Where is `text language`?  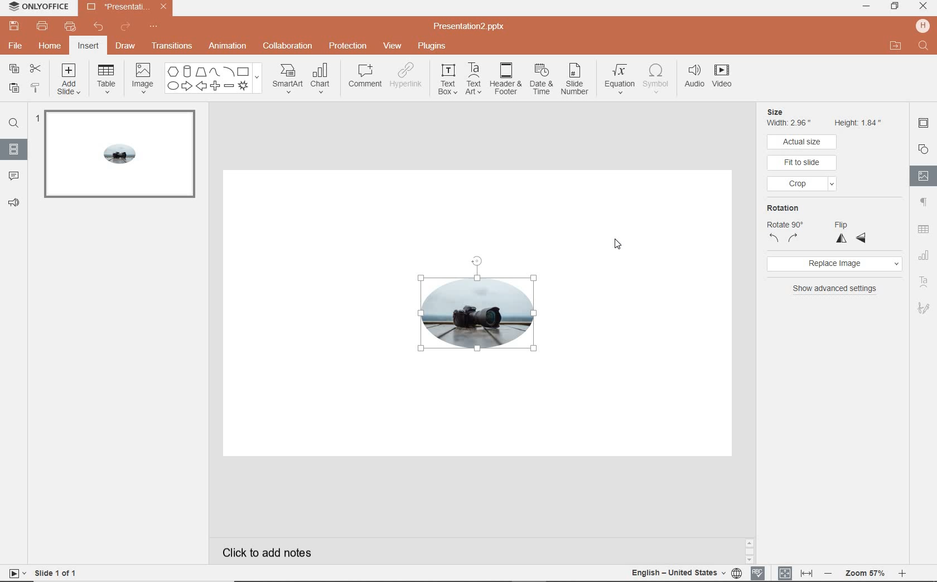
text language is located at coordinates (688, 573).